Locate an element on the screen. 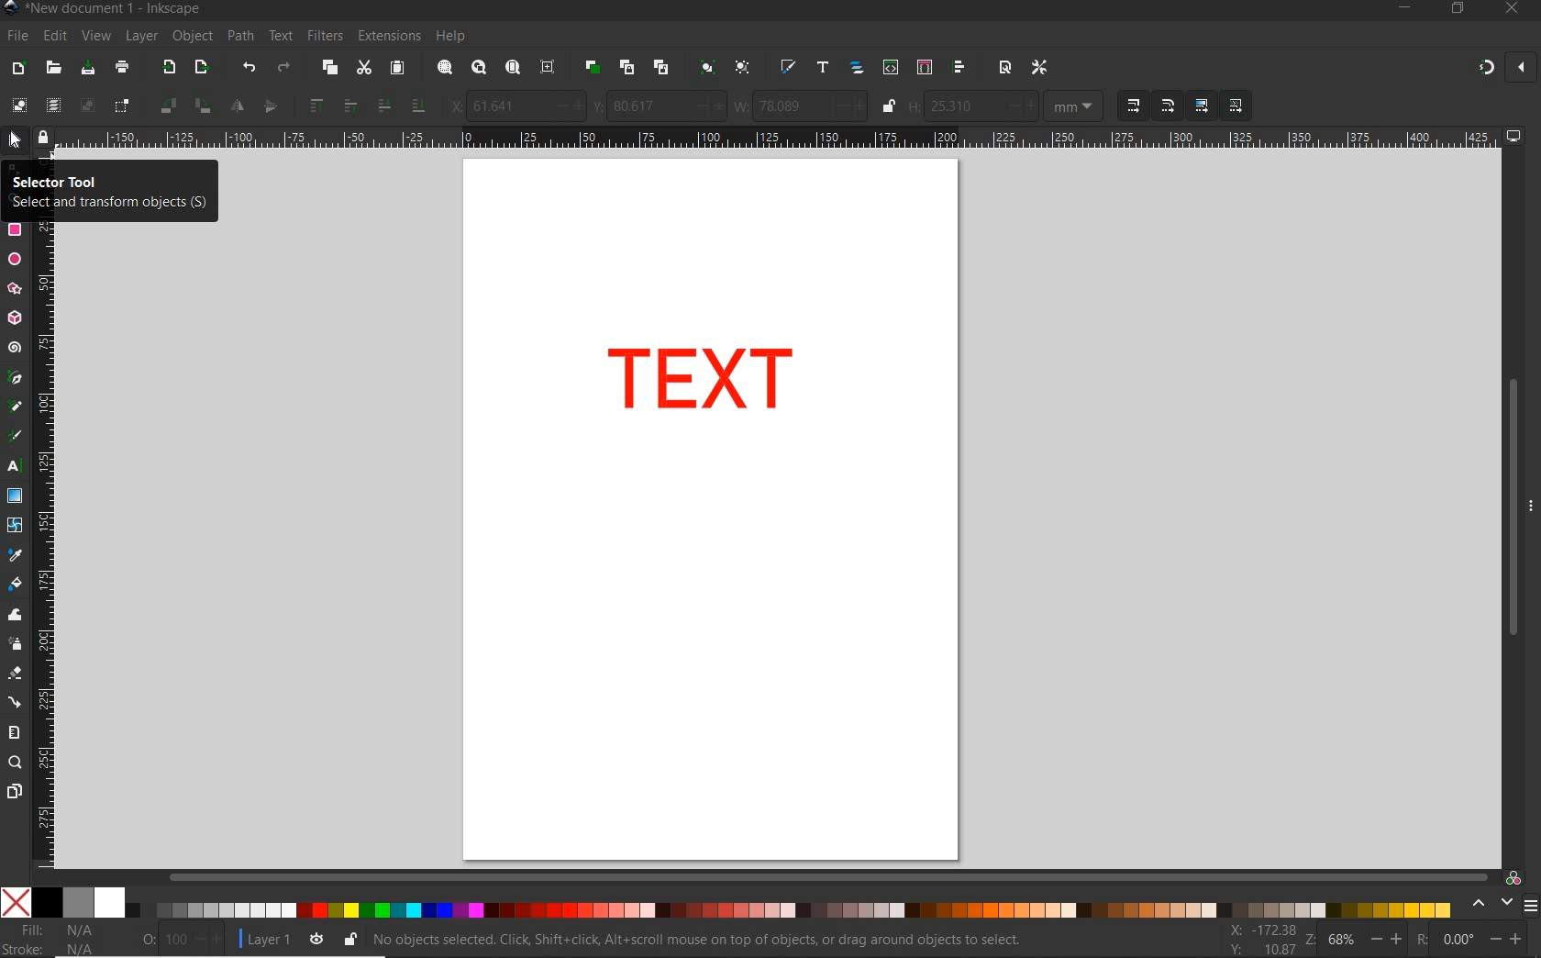 The height and width of the screenshot is (958, 1541). select all in all layers is located at coordinates (53, 106).